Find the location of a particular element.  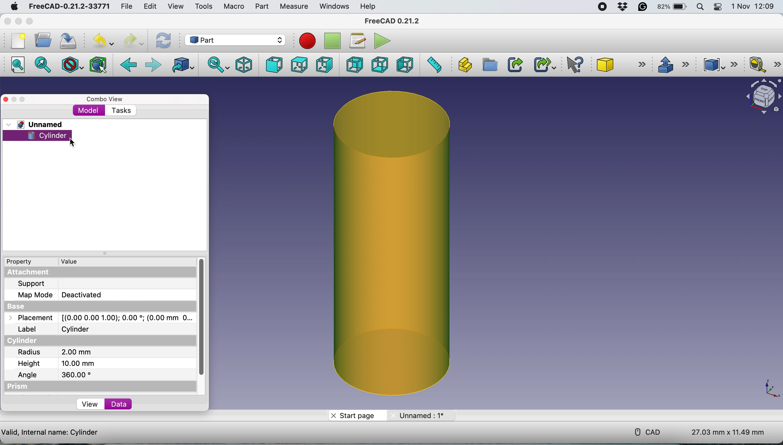

view is located at coordinates (90, 404).